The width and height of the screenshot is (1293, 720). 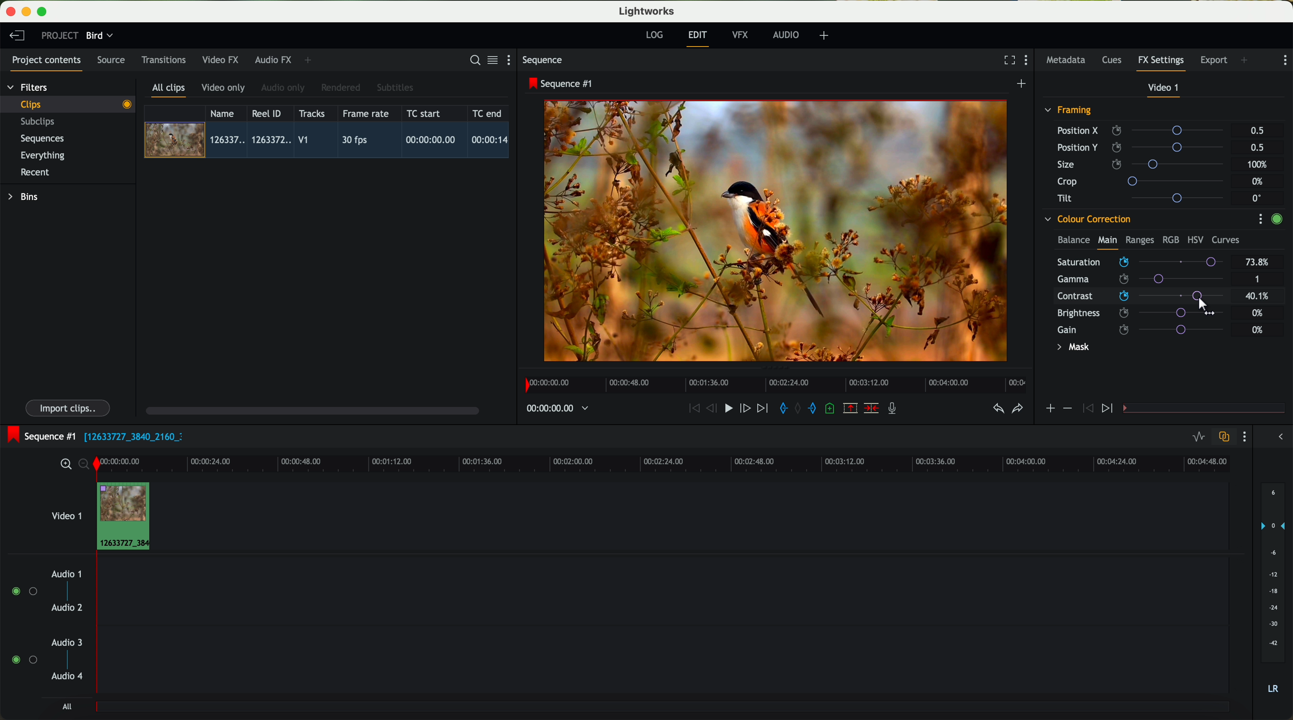 I want to click on show/hide the full audio mix, so click(x=1277, y=437).